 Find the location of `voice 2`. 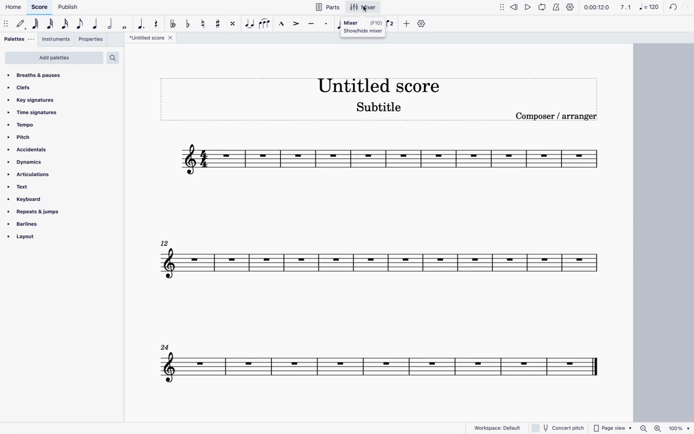

voice 2 is located at coordinates (391, 25).